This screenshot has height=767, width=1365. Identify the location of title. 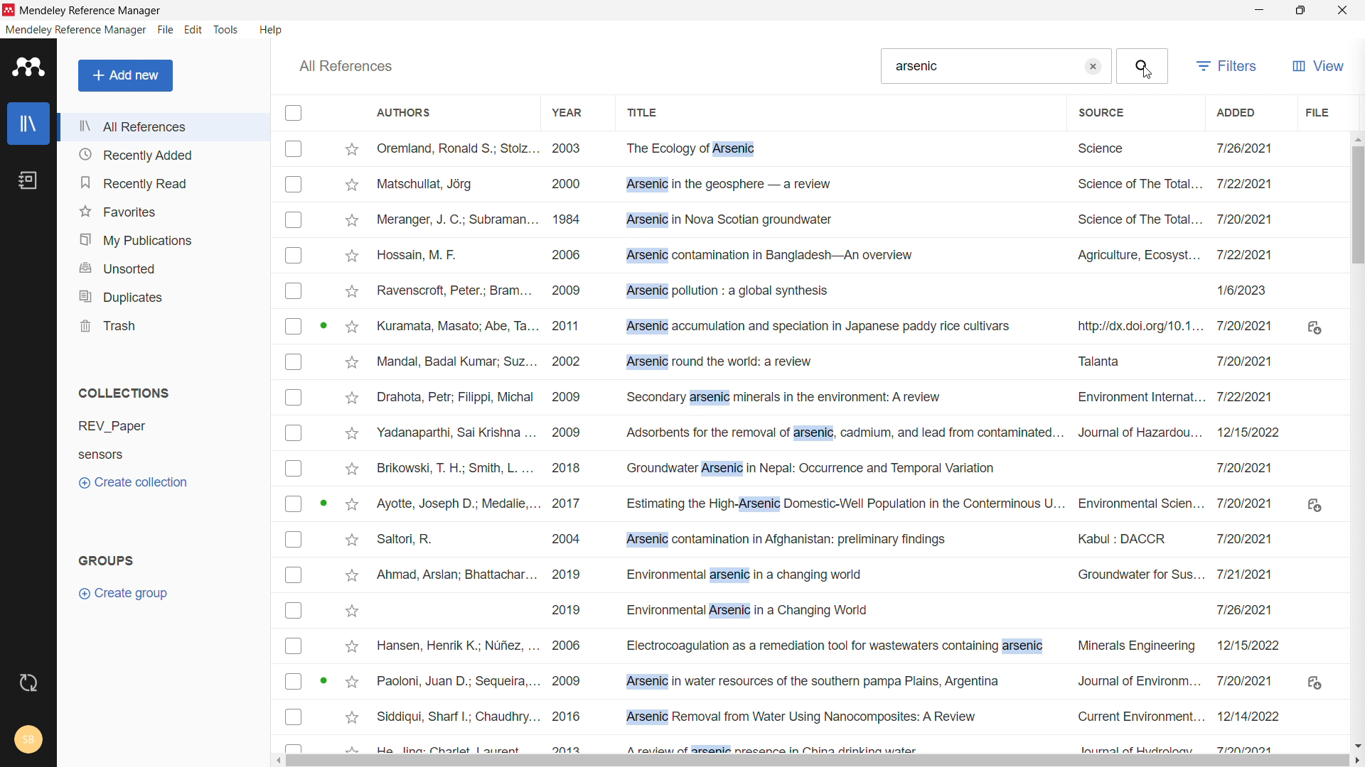
(840, 112).